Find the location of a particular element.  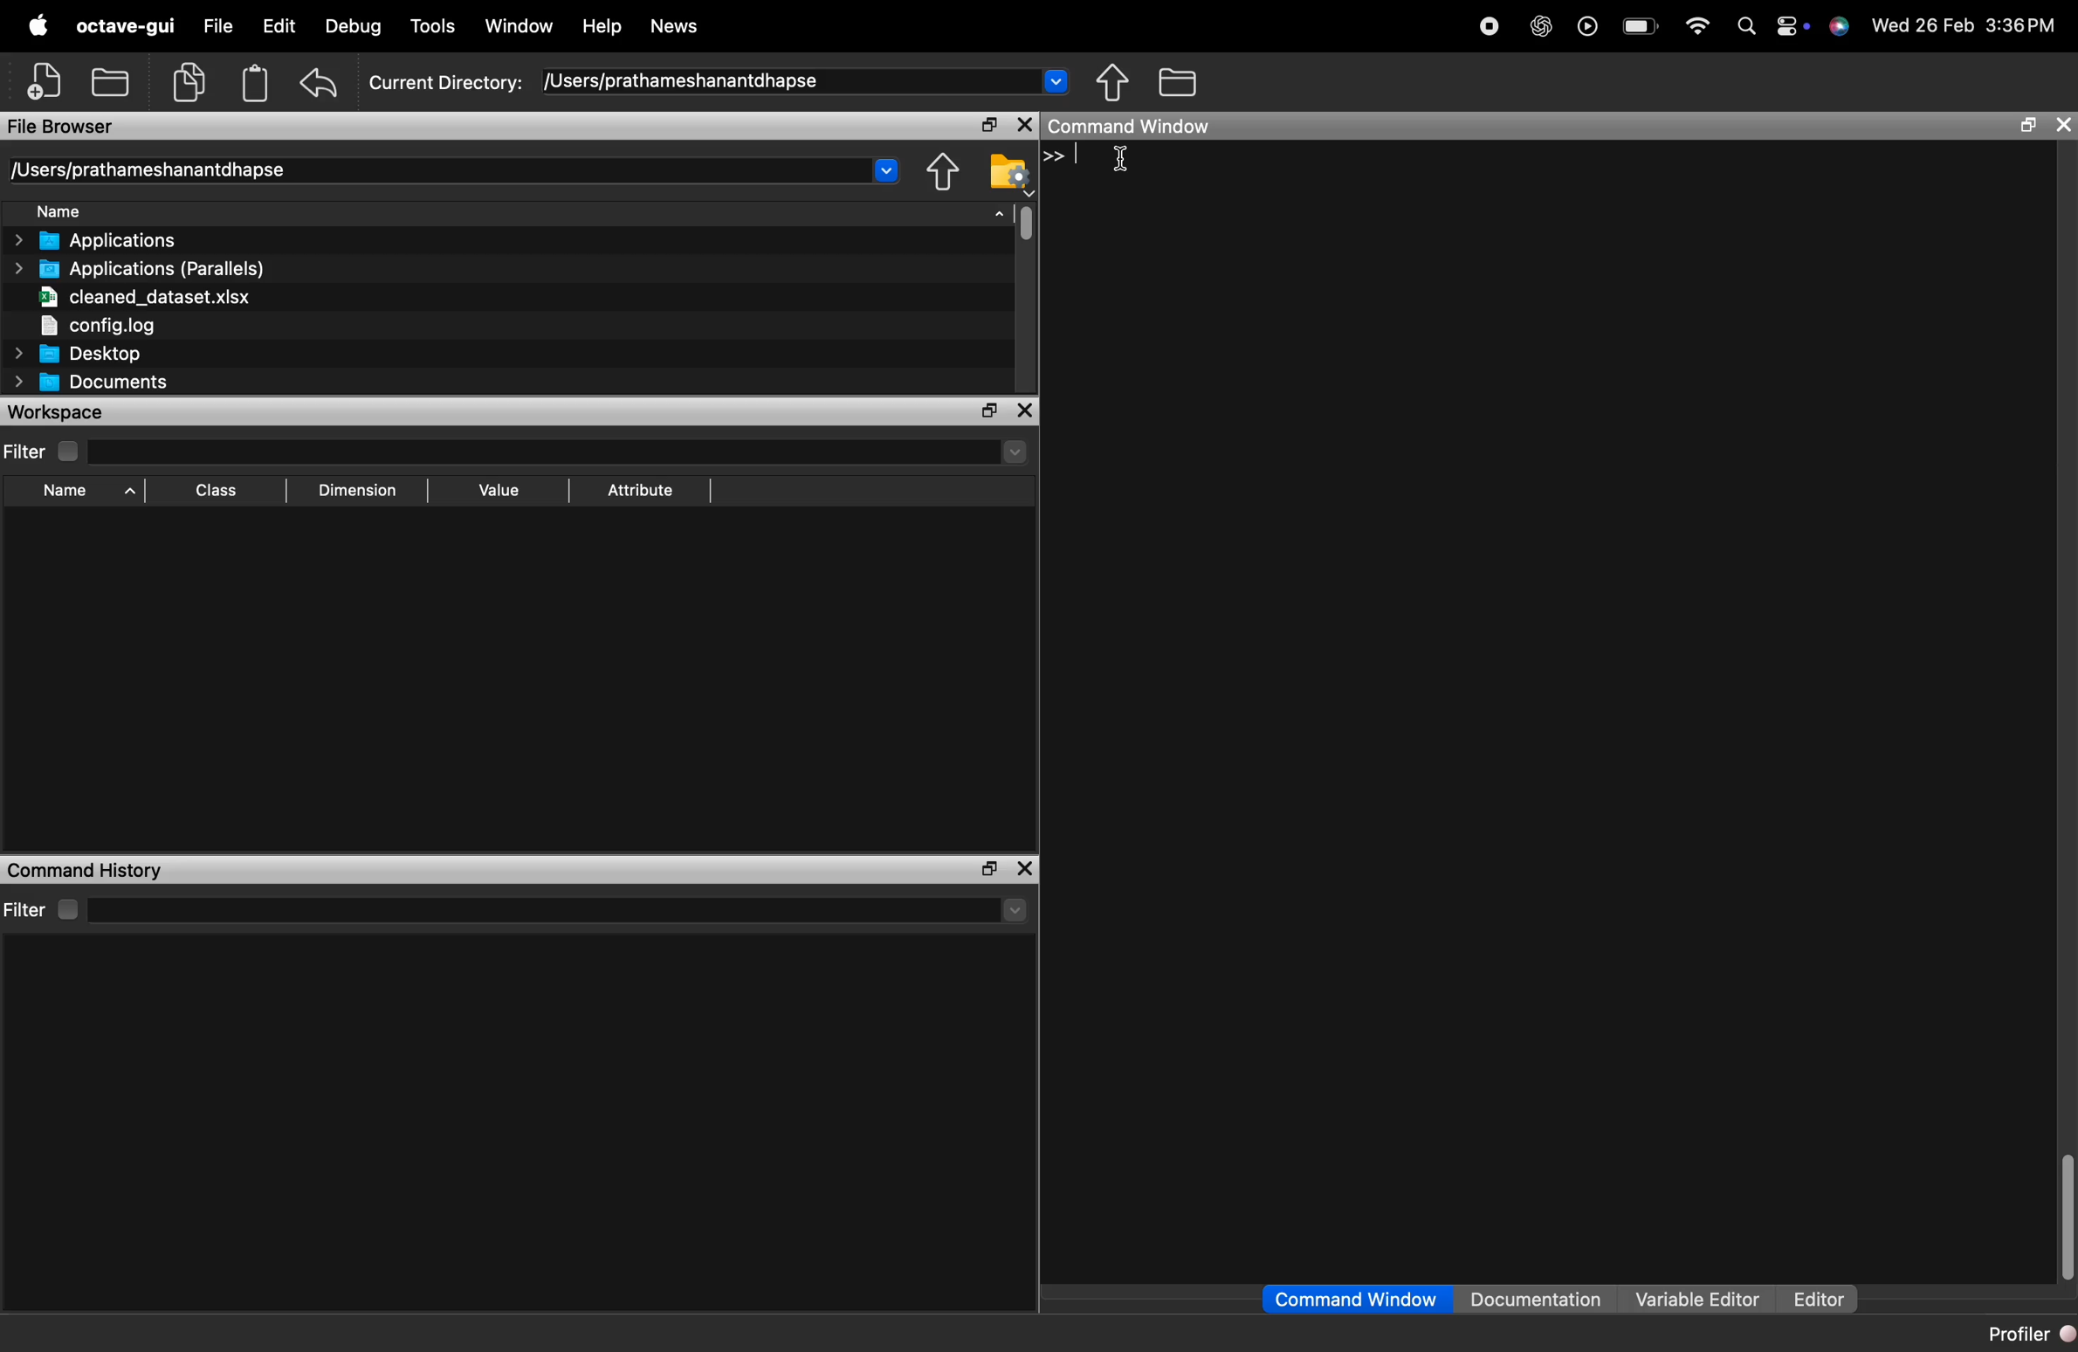

octave-gui is located at coordinates (127, 25).